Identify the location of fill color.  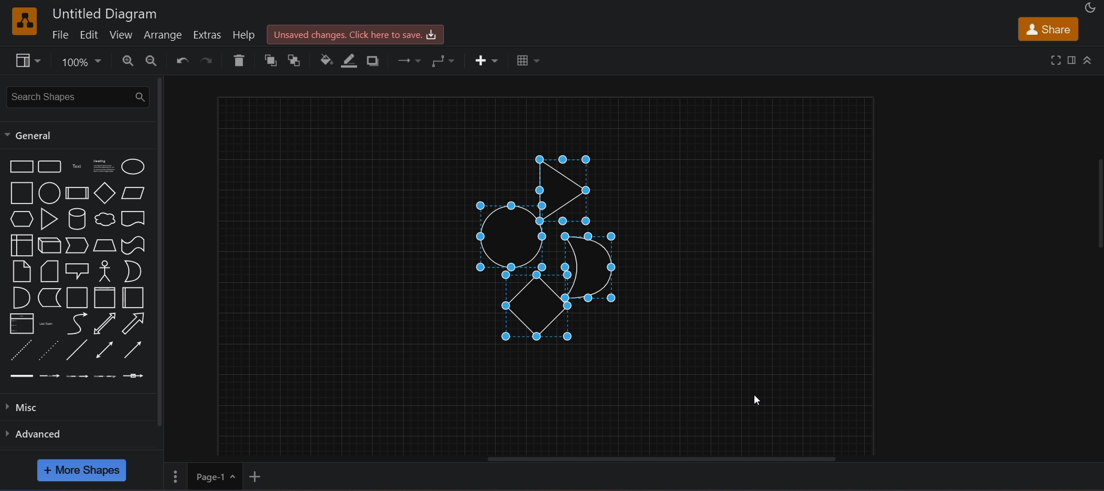
(326, 59).